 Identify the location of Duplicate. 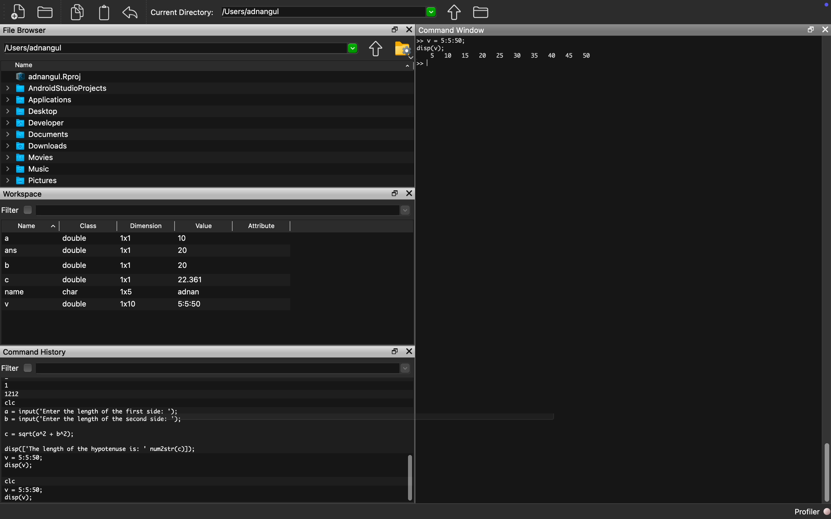
(77, 12).